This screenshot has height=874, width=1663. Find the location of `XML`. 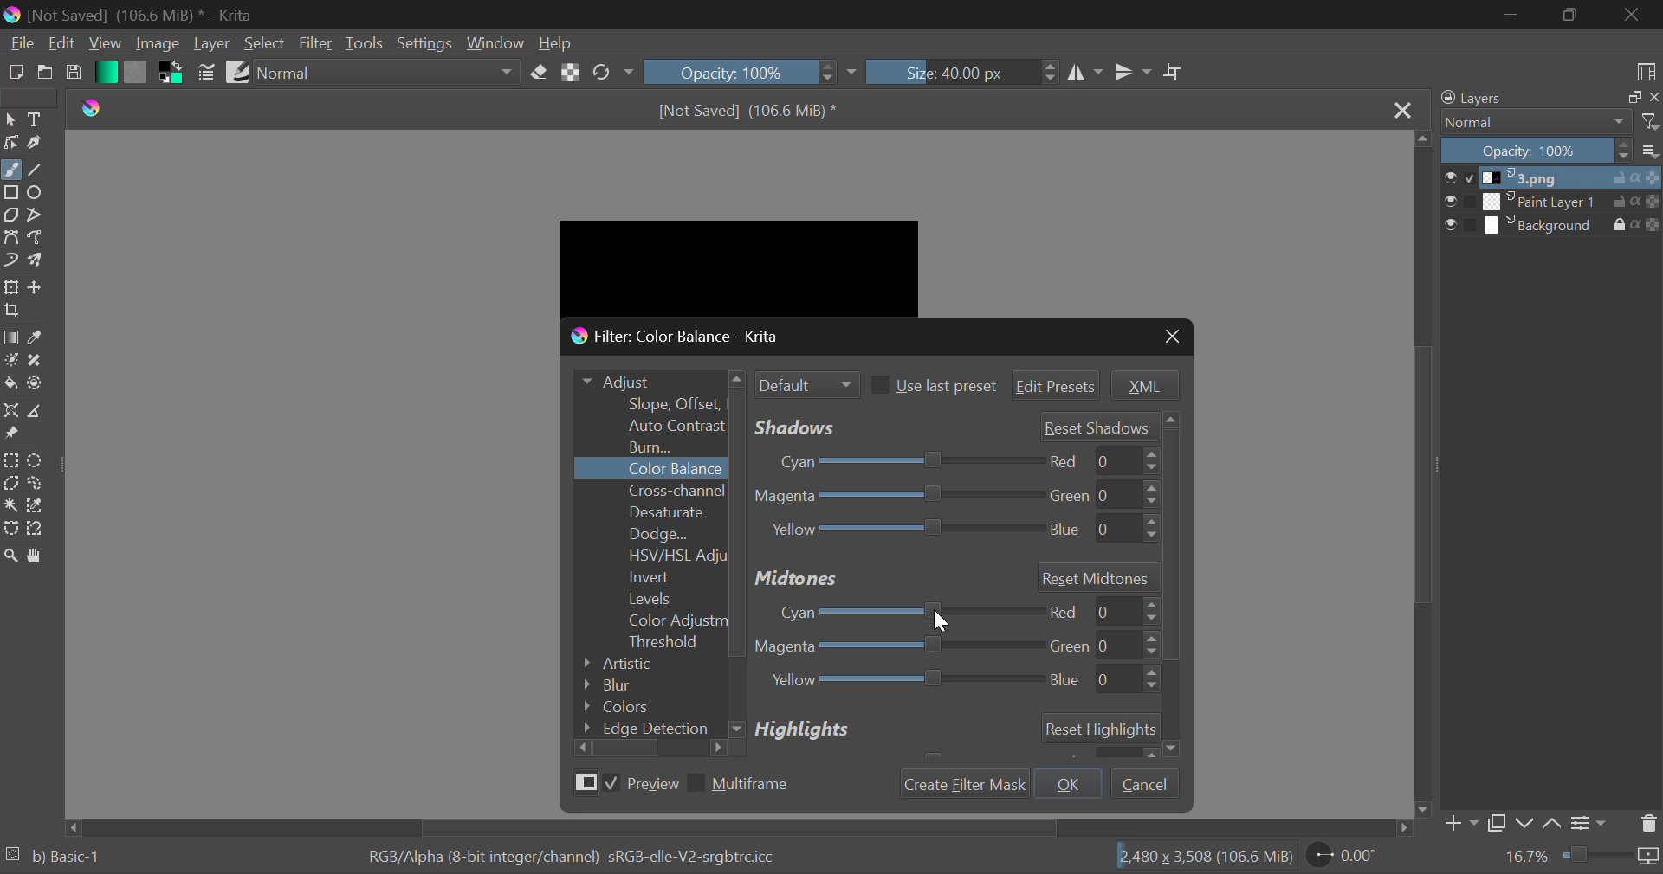

XML is located at coordinates (1143, 384).